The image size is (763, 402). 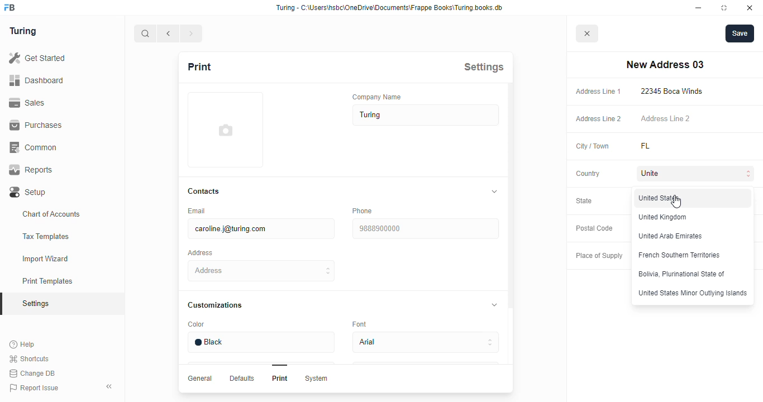 I want to click on image input field, so click(x=224, y=130).